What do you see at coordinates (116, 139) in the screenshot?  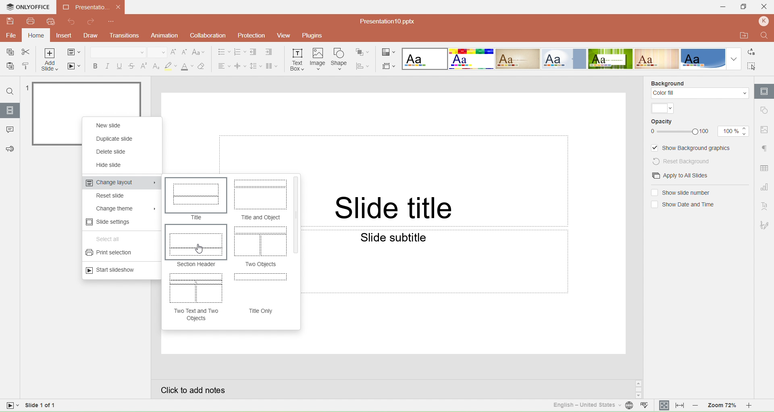 I see `Duplicate slide` at bounding box center [116, 139].